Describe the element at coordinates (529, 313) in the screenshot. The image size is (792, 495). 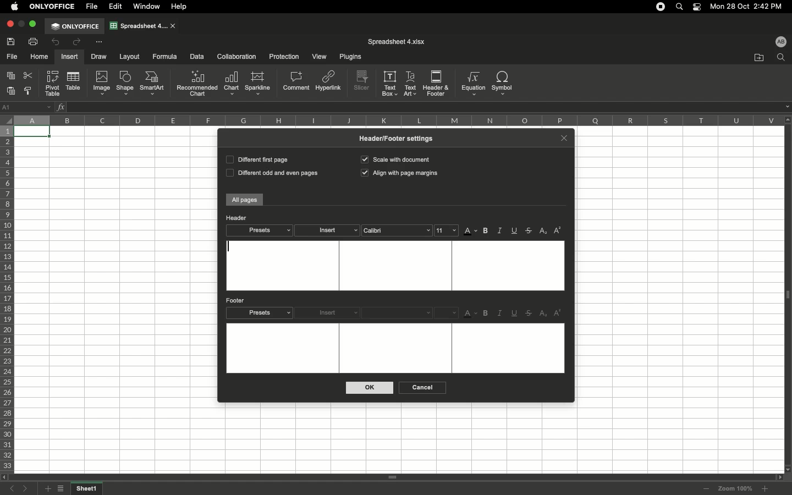
I see `Strikethrough` at that location.